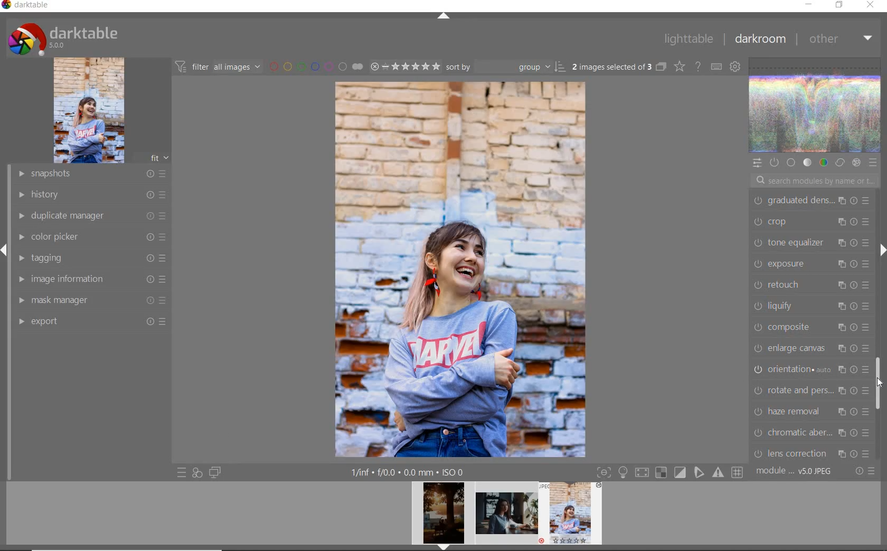  I want to click on COLLAPSE GROUPED  IMAGES, so click(661, 66).